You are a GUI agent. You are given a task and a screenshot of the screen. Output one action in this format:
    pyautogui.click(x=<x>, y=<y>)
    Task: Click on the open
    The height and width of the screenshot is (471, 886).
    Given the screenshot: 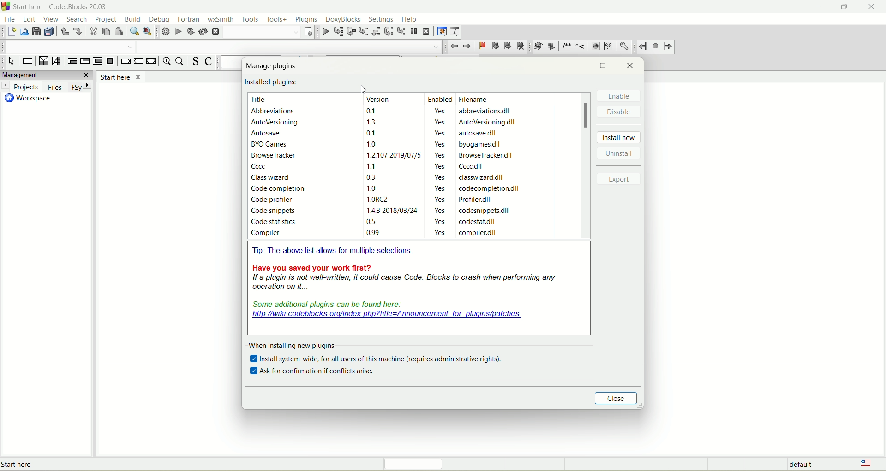 What is the action you would take?
    pyautogui.click(x=23, y=33)
    